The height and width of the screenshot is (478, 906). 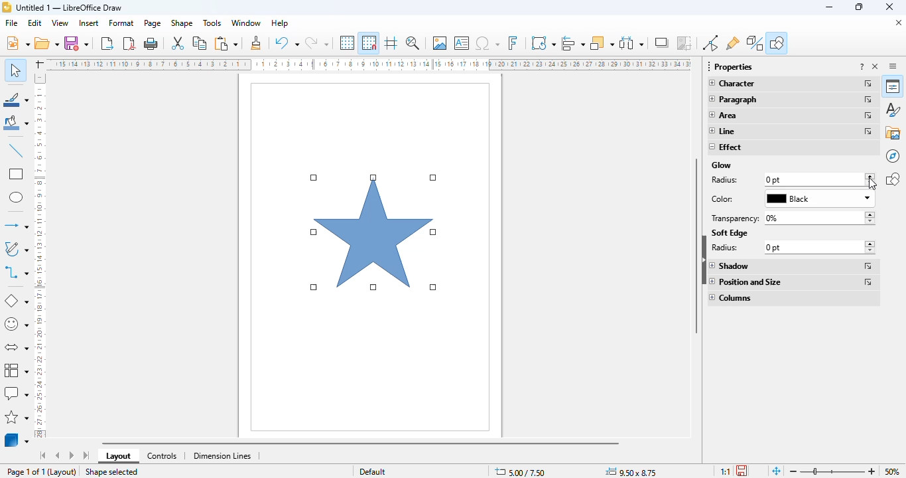 I want to click on close, so click(x=890, y=7).